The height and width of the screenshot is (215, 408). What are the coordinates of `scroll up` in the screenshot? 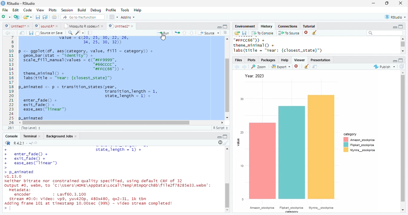 It's located at (227, 148).